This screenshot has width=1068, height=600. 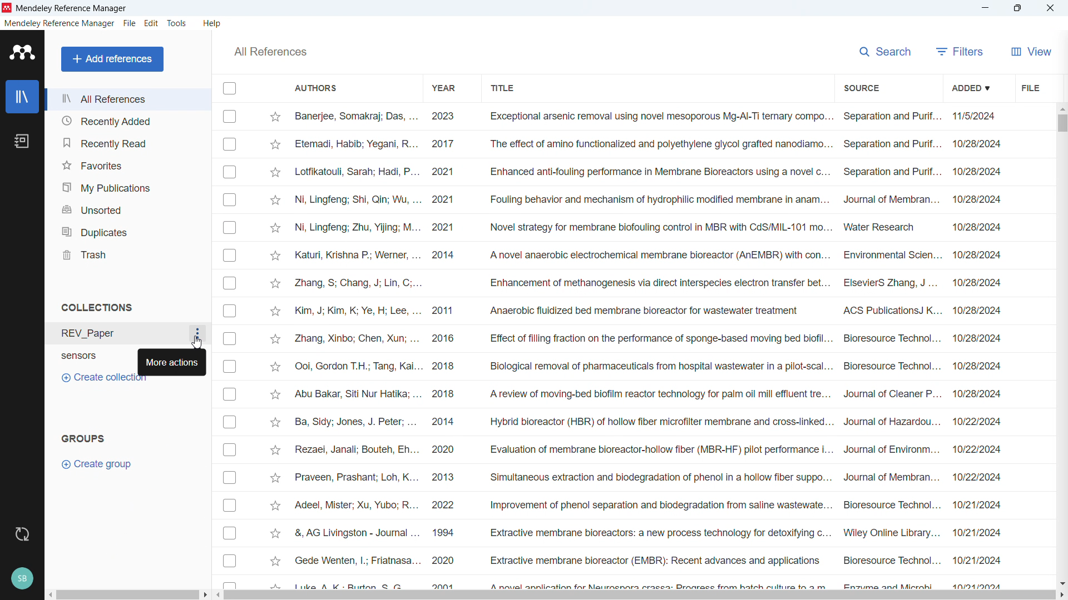 What do you see at coordinates (230, 478) in the screenshot?
I see `Select respective publication` at bounding box center [230, 478].